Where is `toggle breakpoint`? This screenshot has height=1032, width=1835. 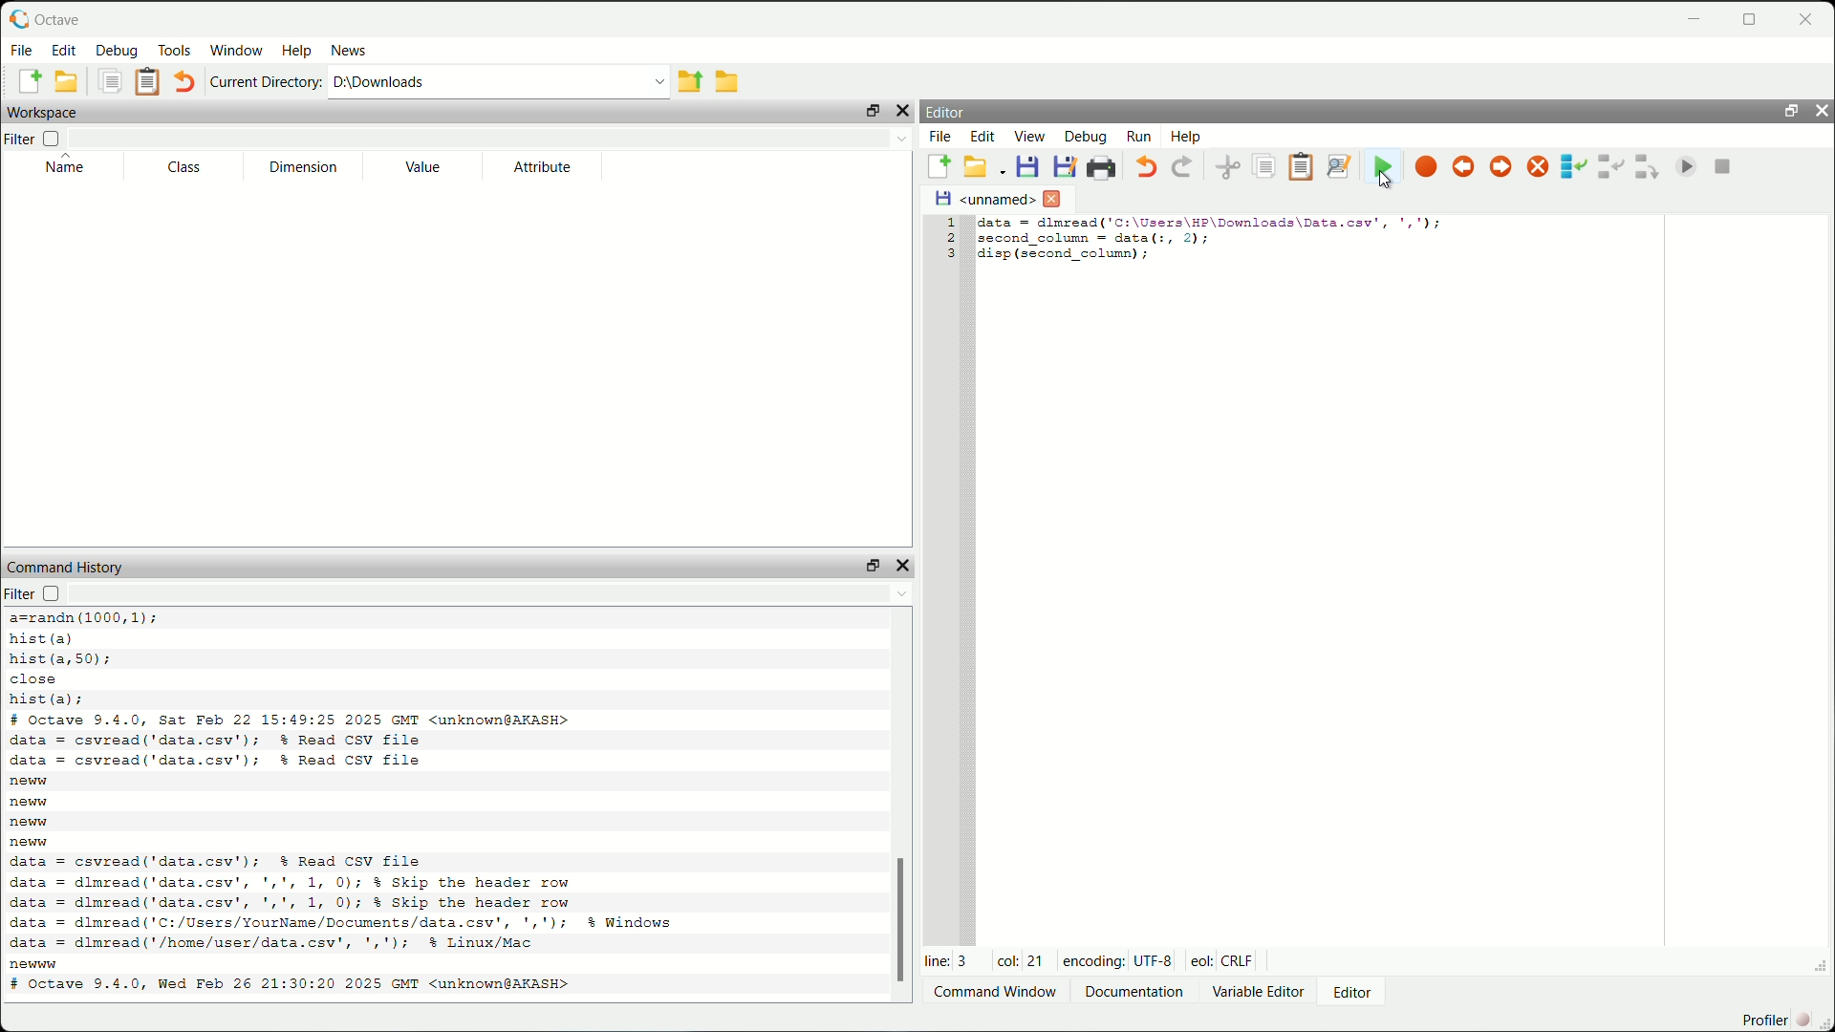
toggle breakpoint is located at coordinates (1426, 169).